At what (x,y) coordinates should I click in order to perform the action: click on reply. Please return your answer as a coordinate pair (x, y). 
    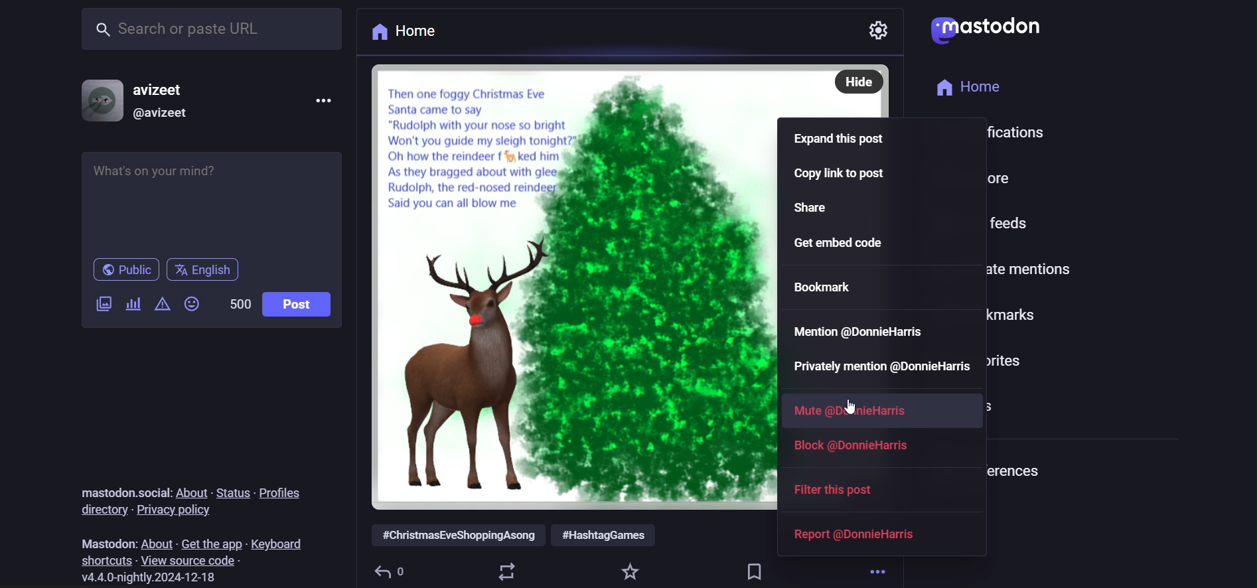
    Looking at the image, I should click on (389, 571).